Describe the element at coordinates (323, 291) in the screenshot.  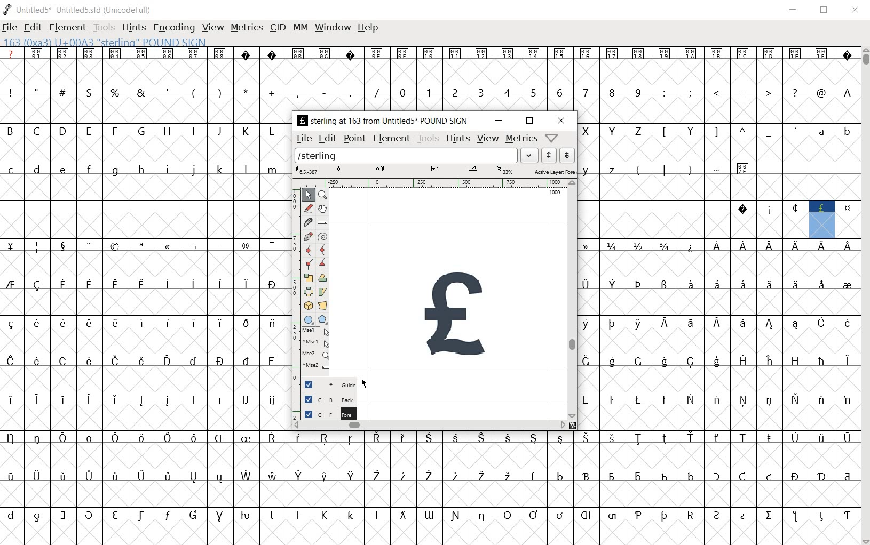
I see `skew` at that location.